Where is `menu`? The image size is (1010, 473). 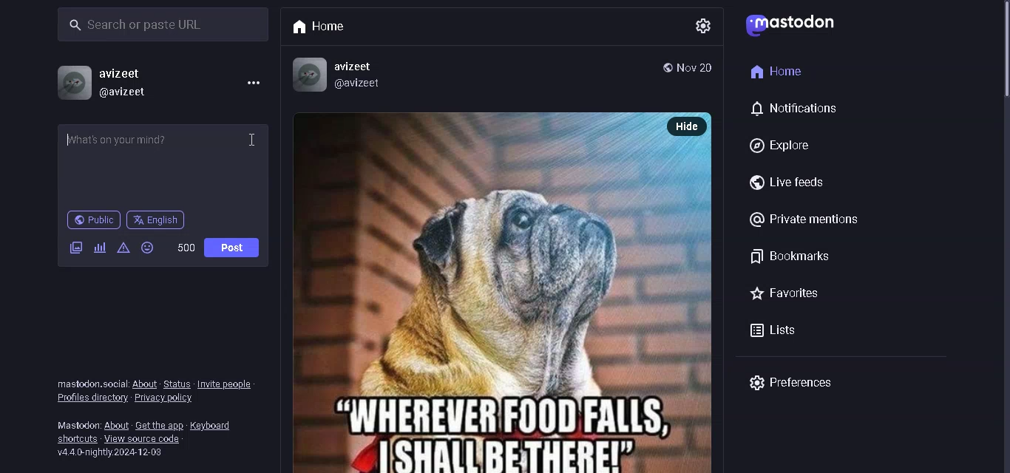 menu is located at coordinates (249, 81).